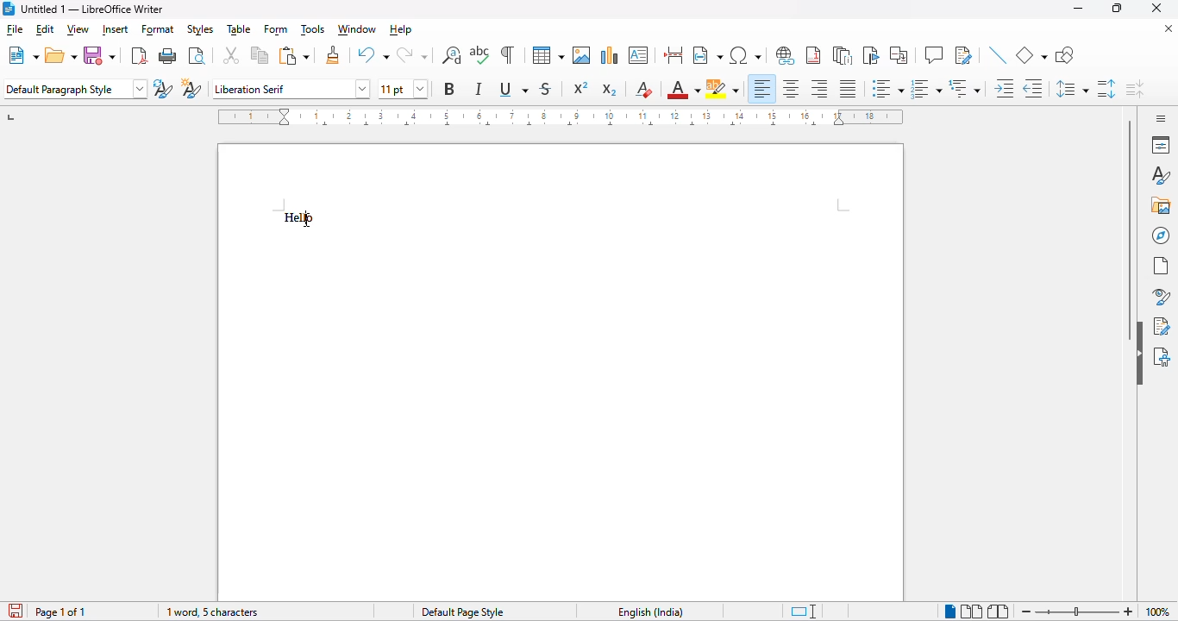 The image size is (1178, 621). I want to click on insert bookmark, so click(873, 55).